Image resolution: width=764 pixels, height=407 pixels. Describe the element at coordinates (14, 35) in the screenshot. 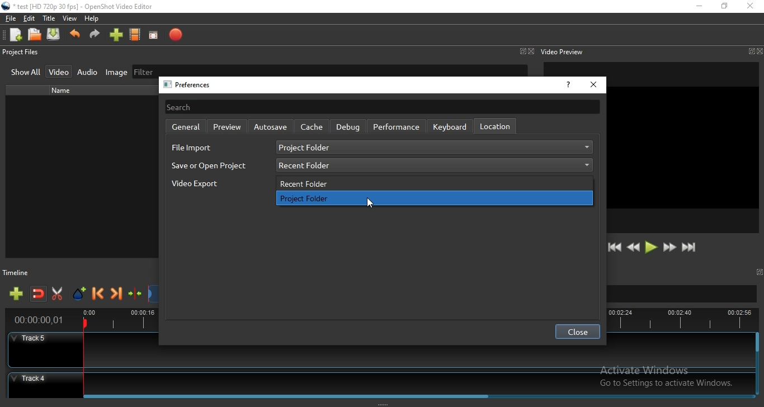

I see `New project` at that location.